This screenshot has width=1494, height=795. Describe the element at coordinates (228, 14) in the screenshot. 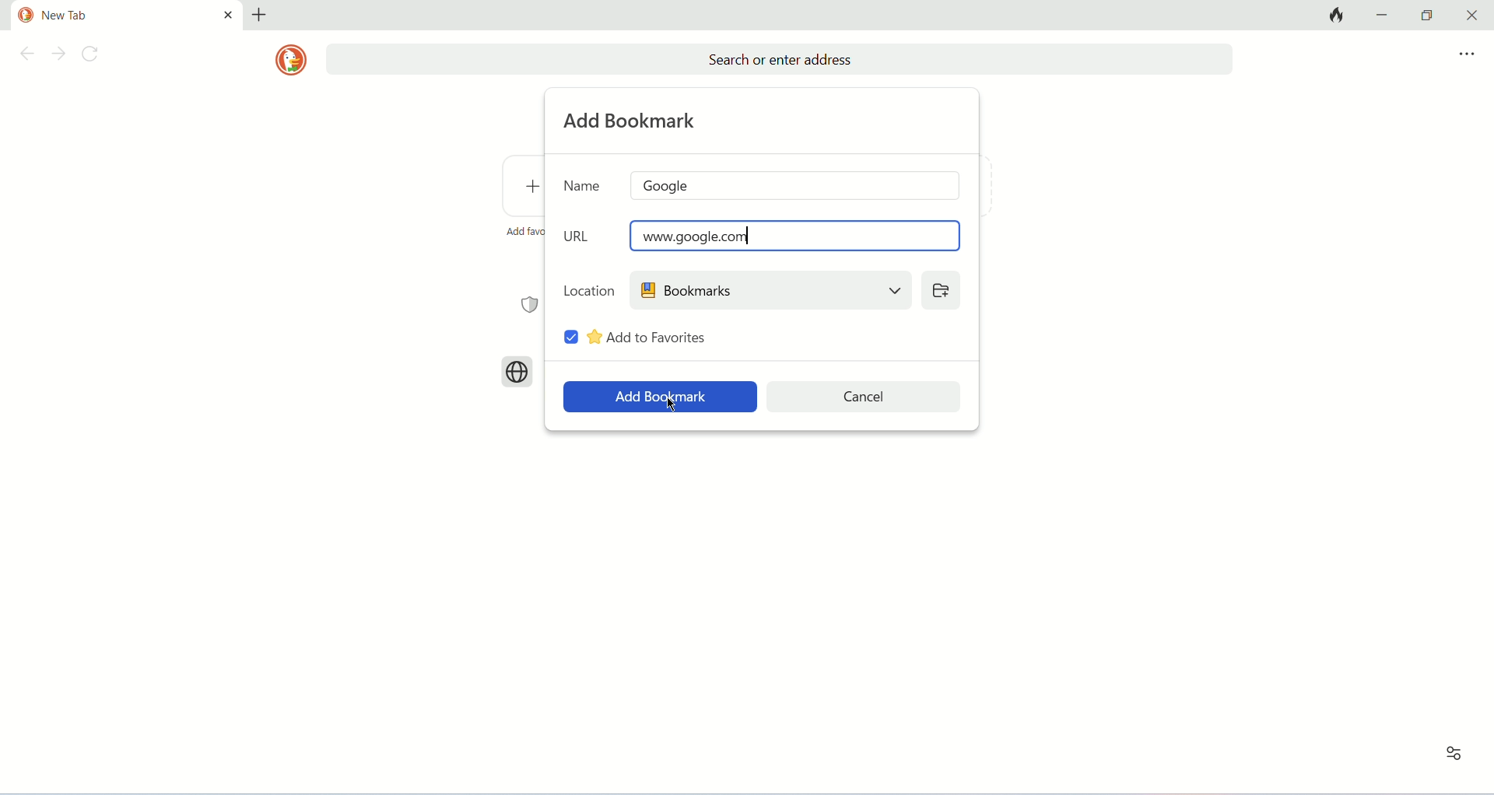

I see `close tab` at that location.